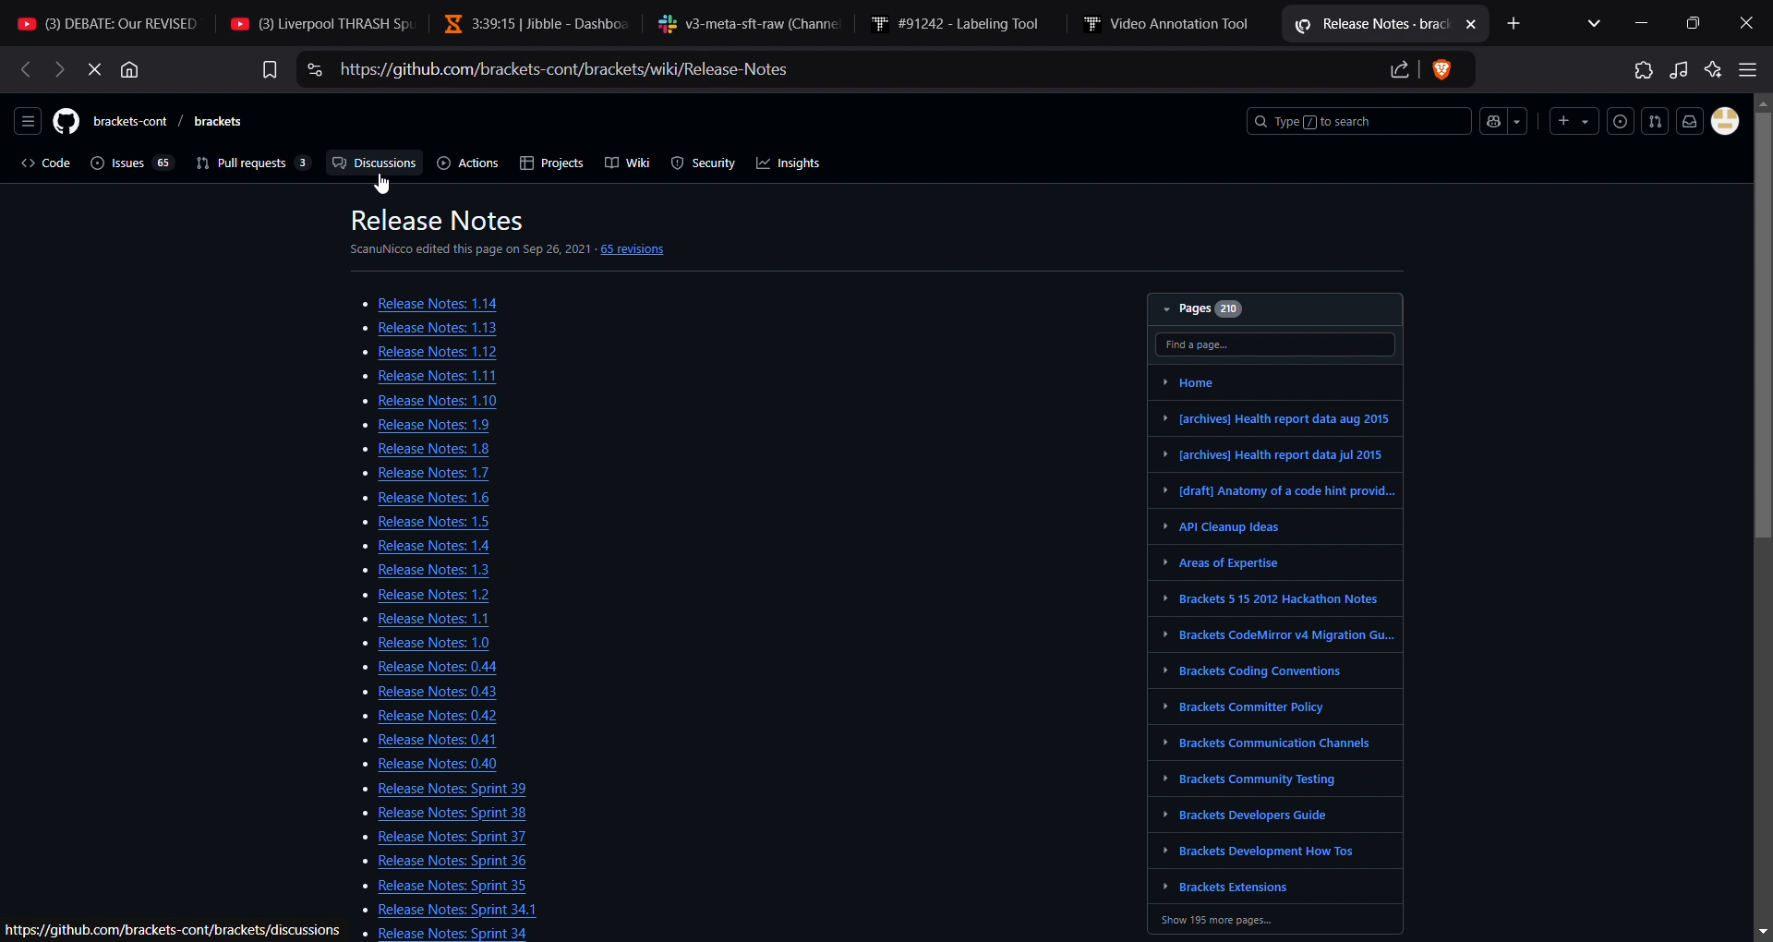  Describe the element at coordinates (386, 185) in the screenshot. I see `cursor ` at that location.